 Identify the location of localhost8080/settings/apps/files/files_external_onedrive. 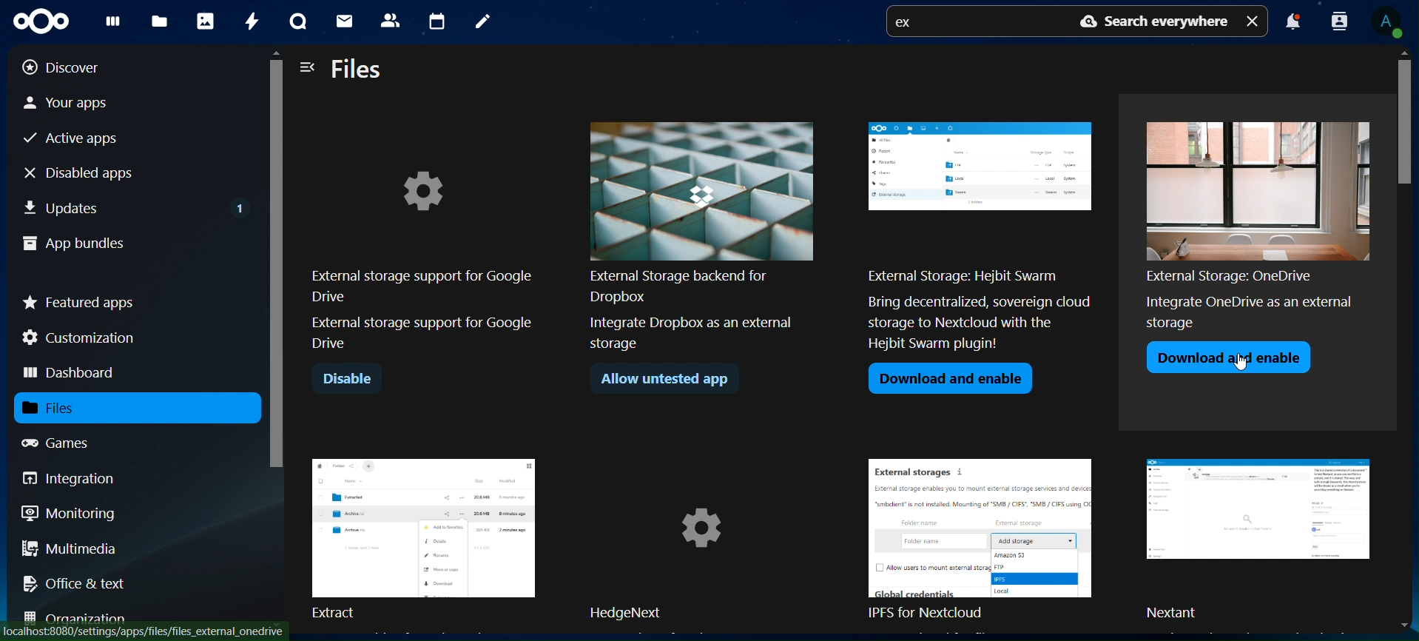
(149, 631).